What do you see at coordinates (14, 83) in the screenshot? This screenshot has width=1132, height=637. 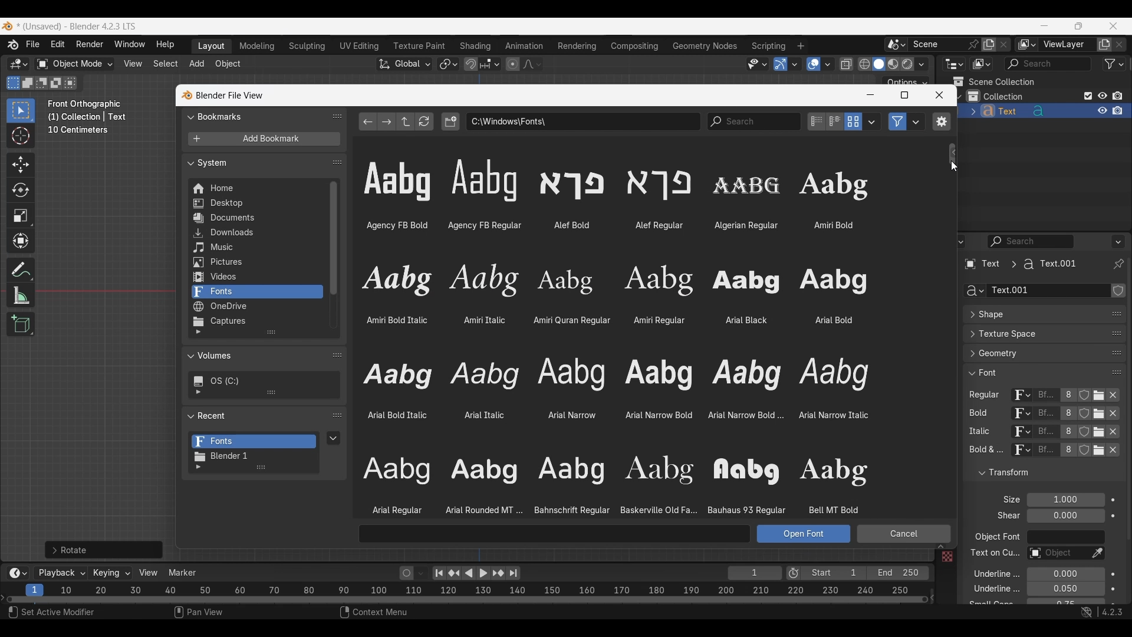 I see `Set a new selection` at bounding box center [14, 83].